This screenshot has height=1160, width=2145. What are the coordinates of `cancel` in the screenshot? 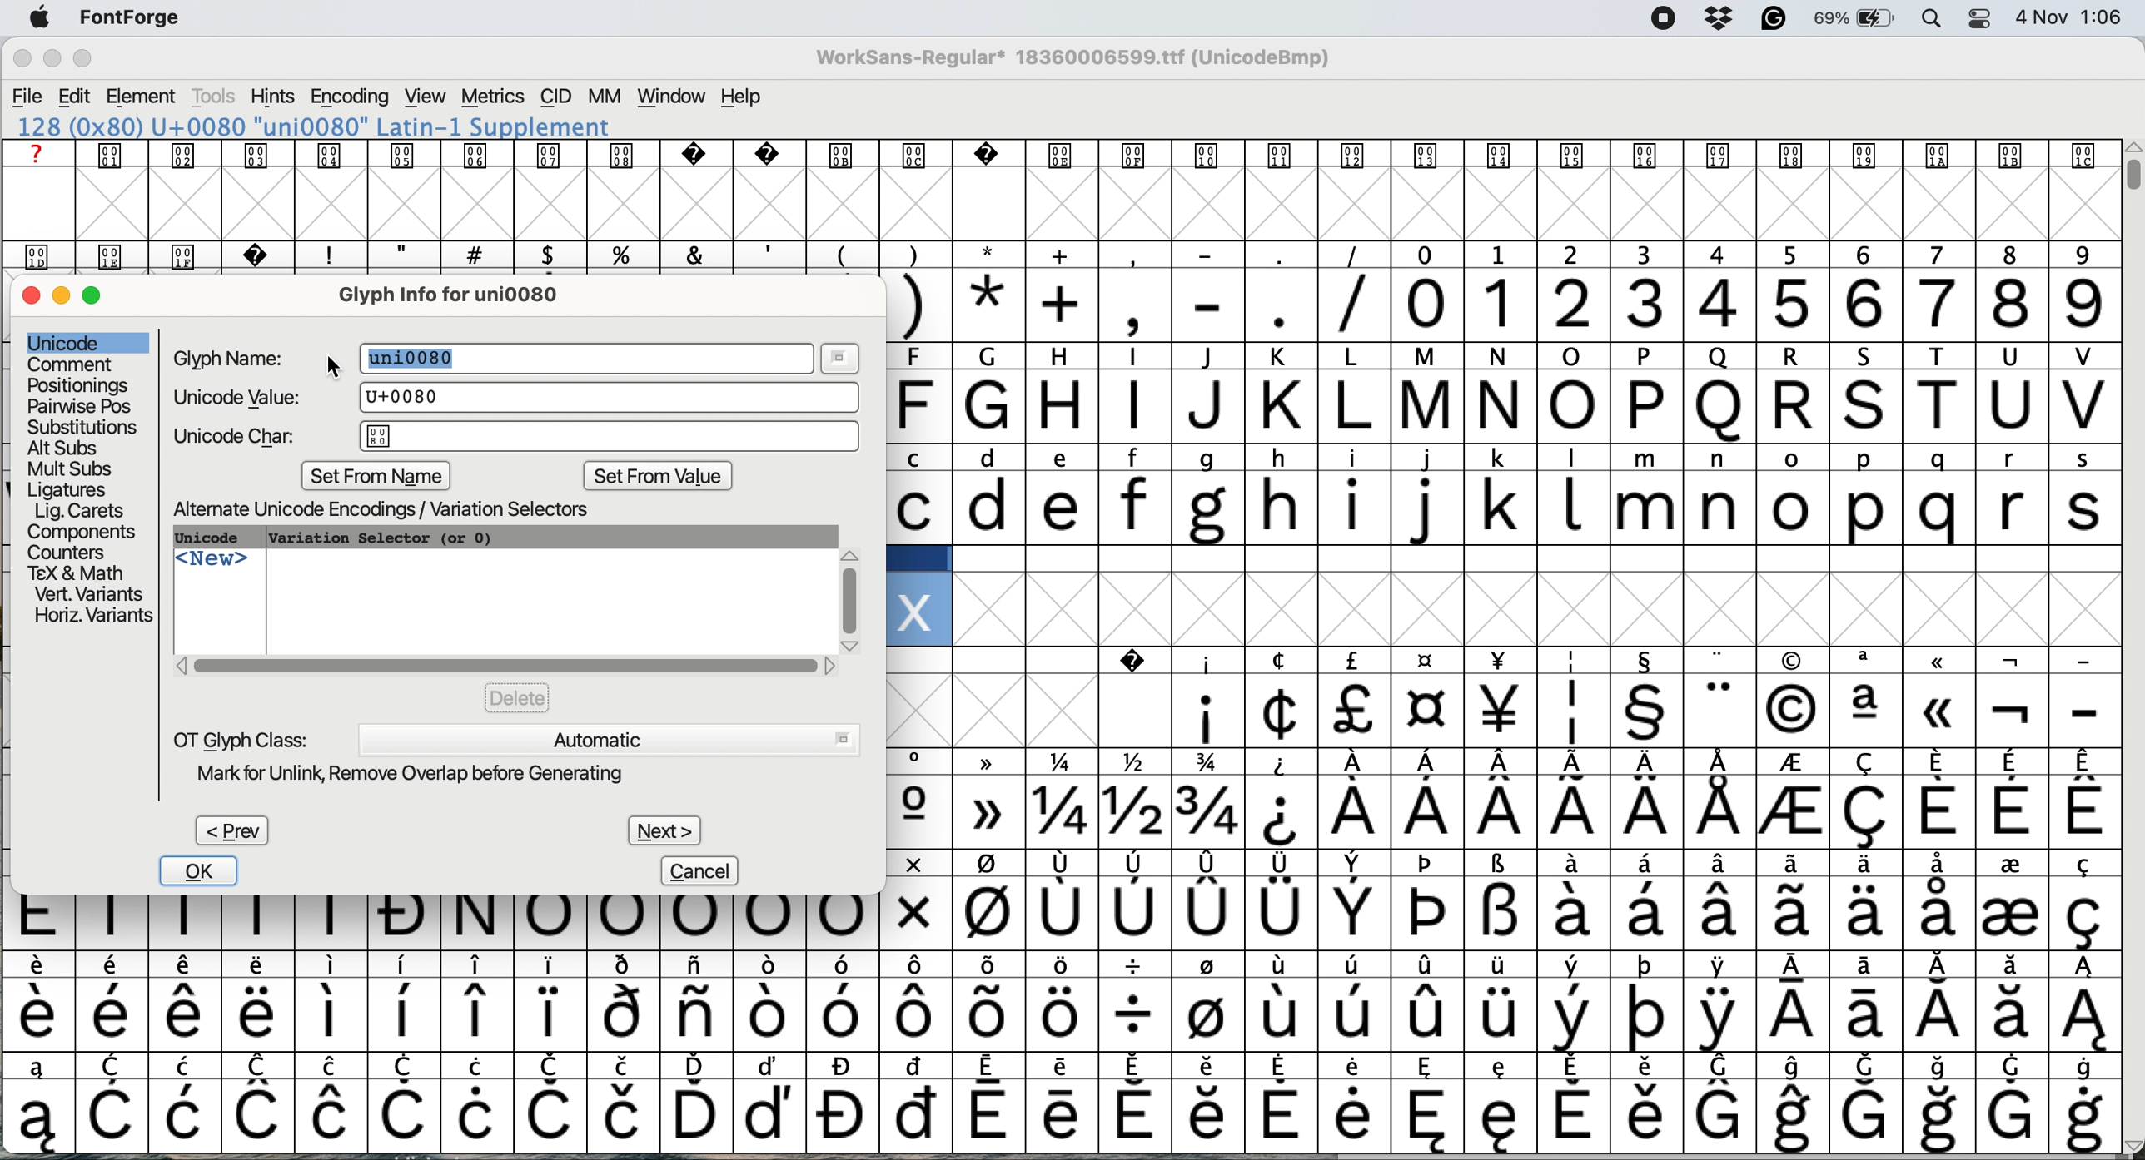 It's located at (703, 870).